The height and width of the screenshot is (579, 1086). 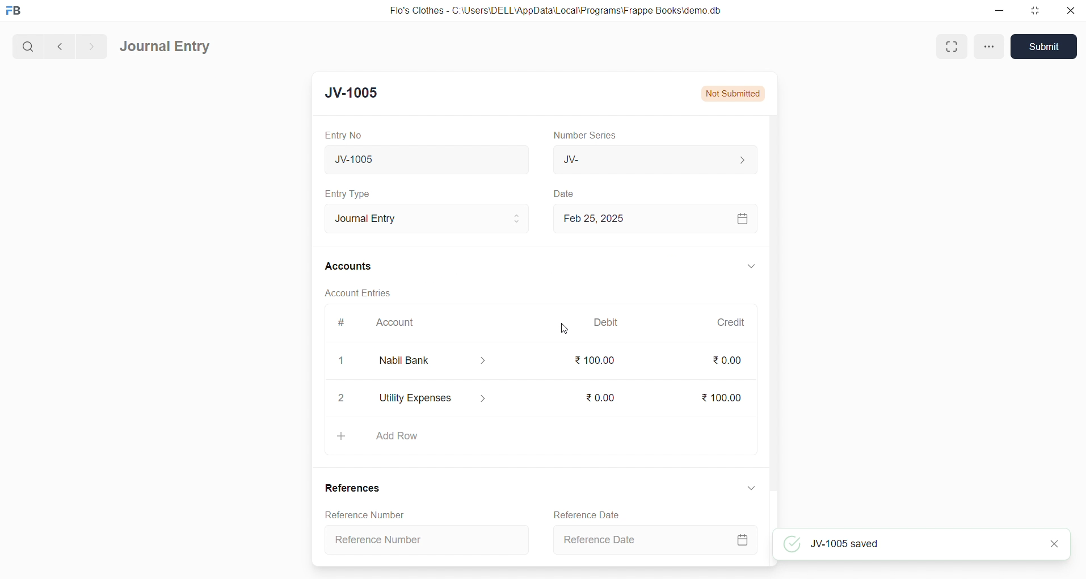 I want to click on search, so click(x=27, y=45).